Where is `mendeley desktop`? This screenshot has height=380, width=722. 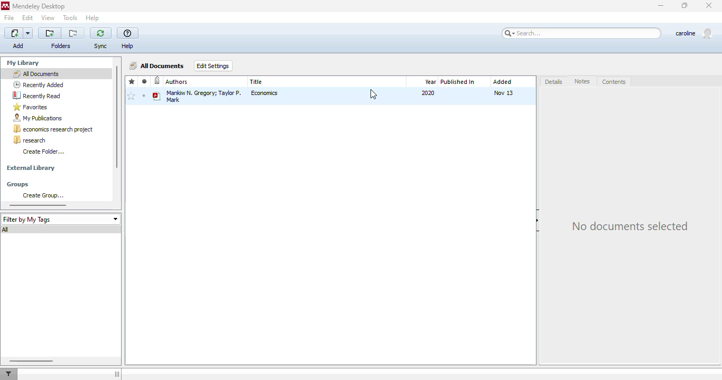 mendeley desktop is located at coordinates (40, 7).